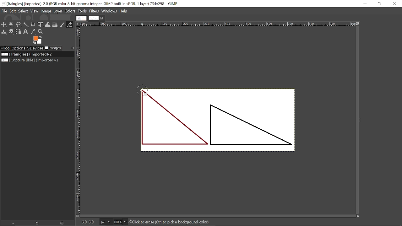  Describe the element at coordinates (62, 24) in the screenshot. I see `Paintbrush tool` at that location.